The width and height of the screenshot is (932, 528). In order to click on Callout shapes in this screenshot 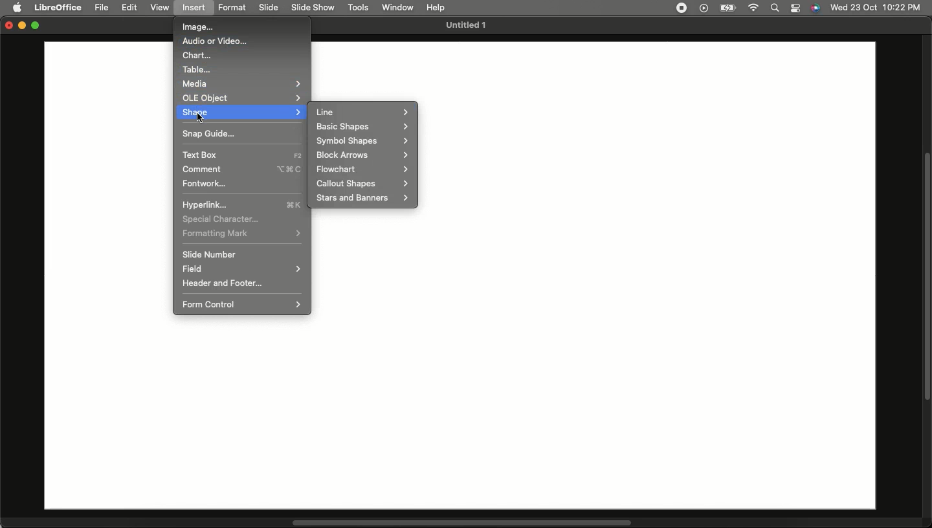, I will do `click(361, 184)`.